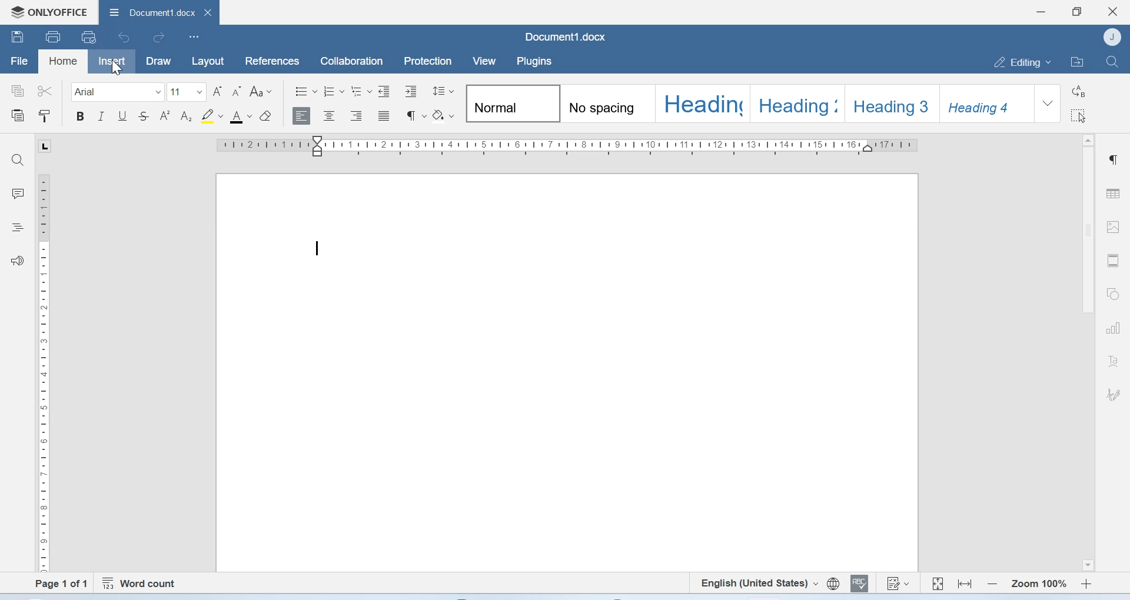 This screenshot has width=1130, height=600. Describe the element at coordinates (1076, 61) in the screenshot. I see `Open file location` at that location.